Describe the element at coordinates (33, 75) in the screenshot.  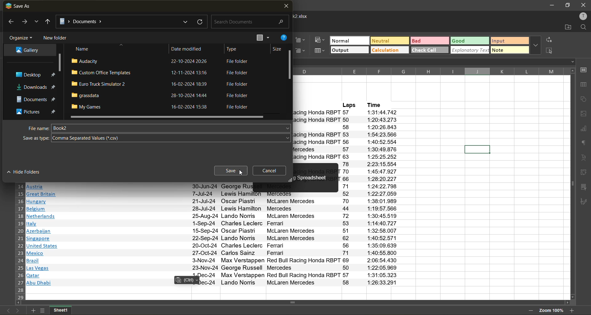
I see `folder` at that location.